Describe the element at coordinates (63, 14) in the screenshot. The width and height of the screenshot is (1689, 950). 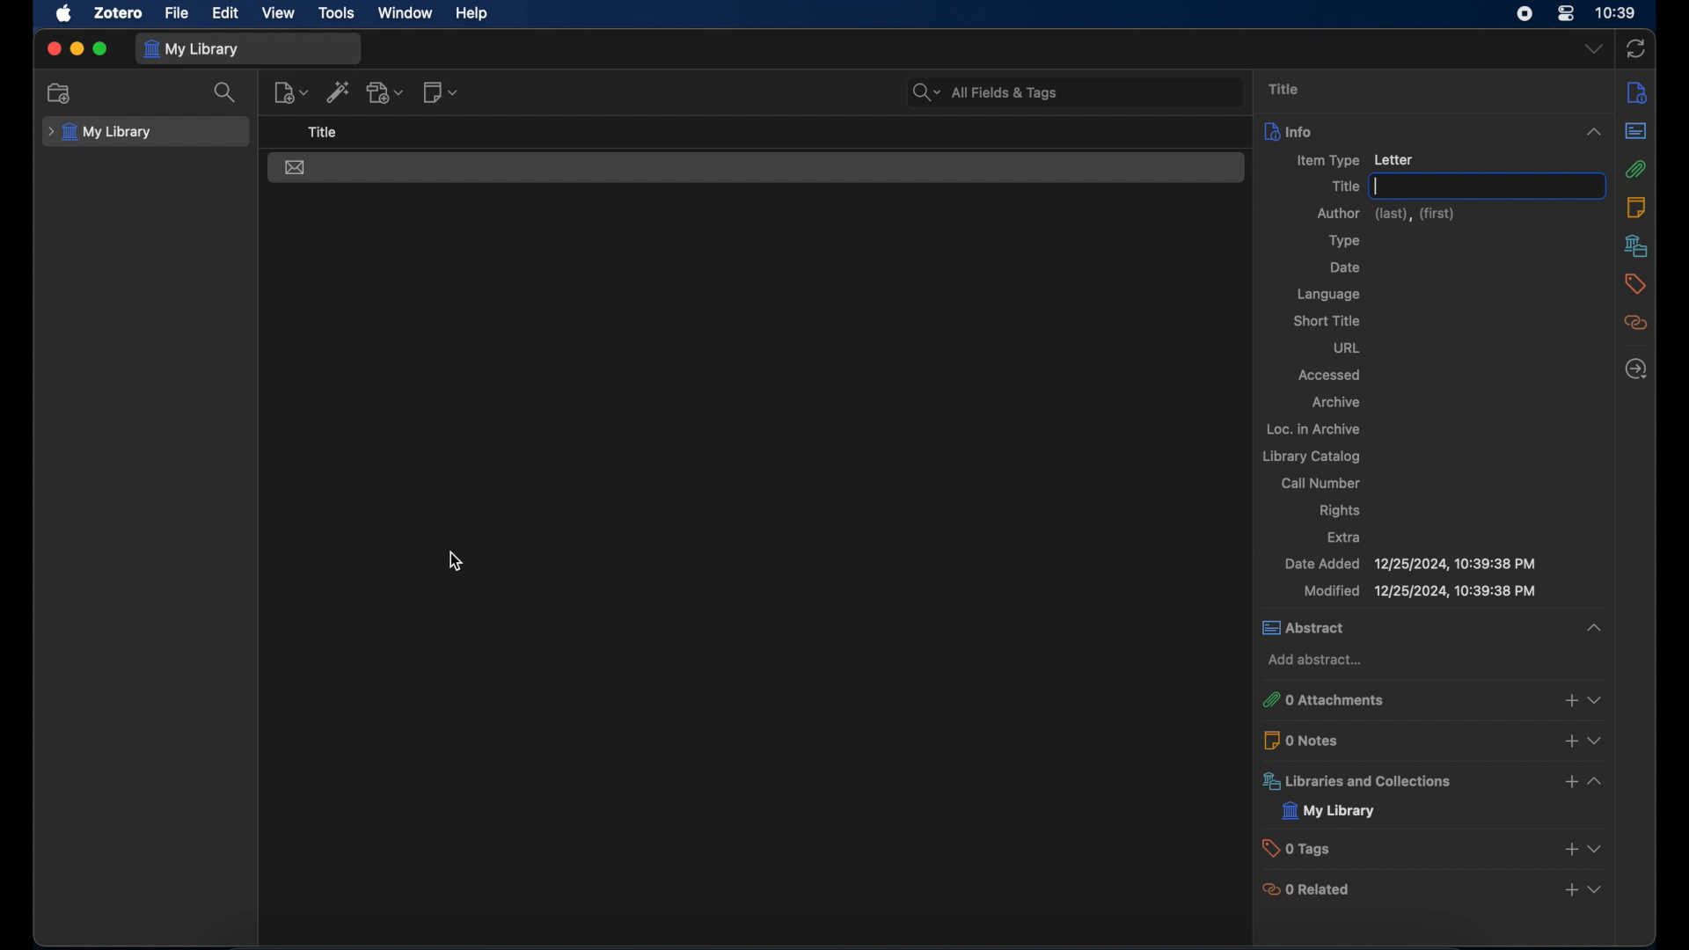
I see `apple` at that location.